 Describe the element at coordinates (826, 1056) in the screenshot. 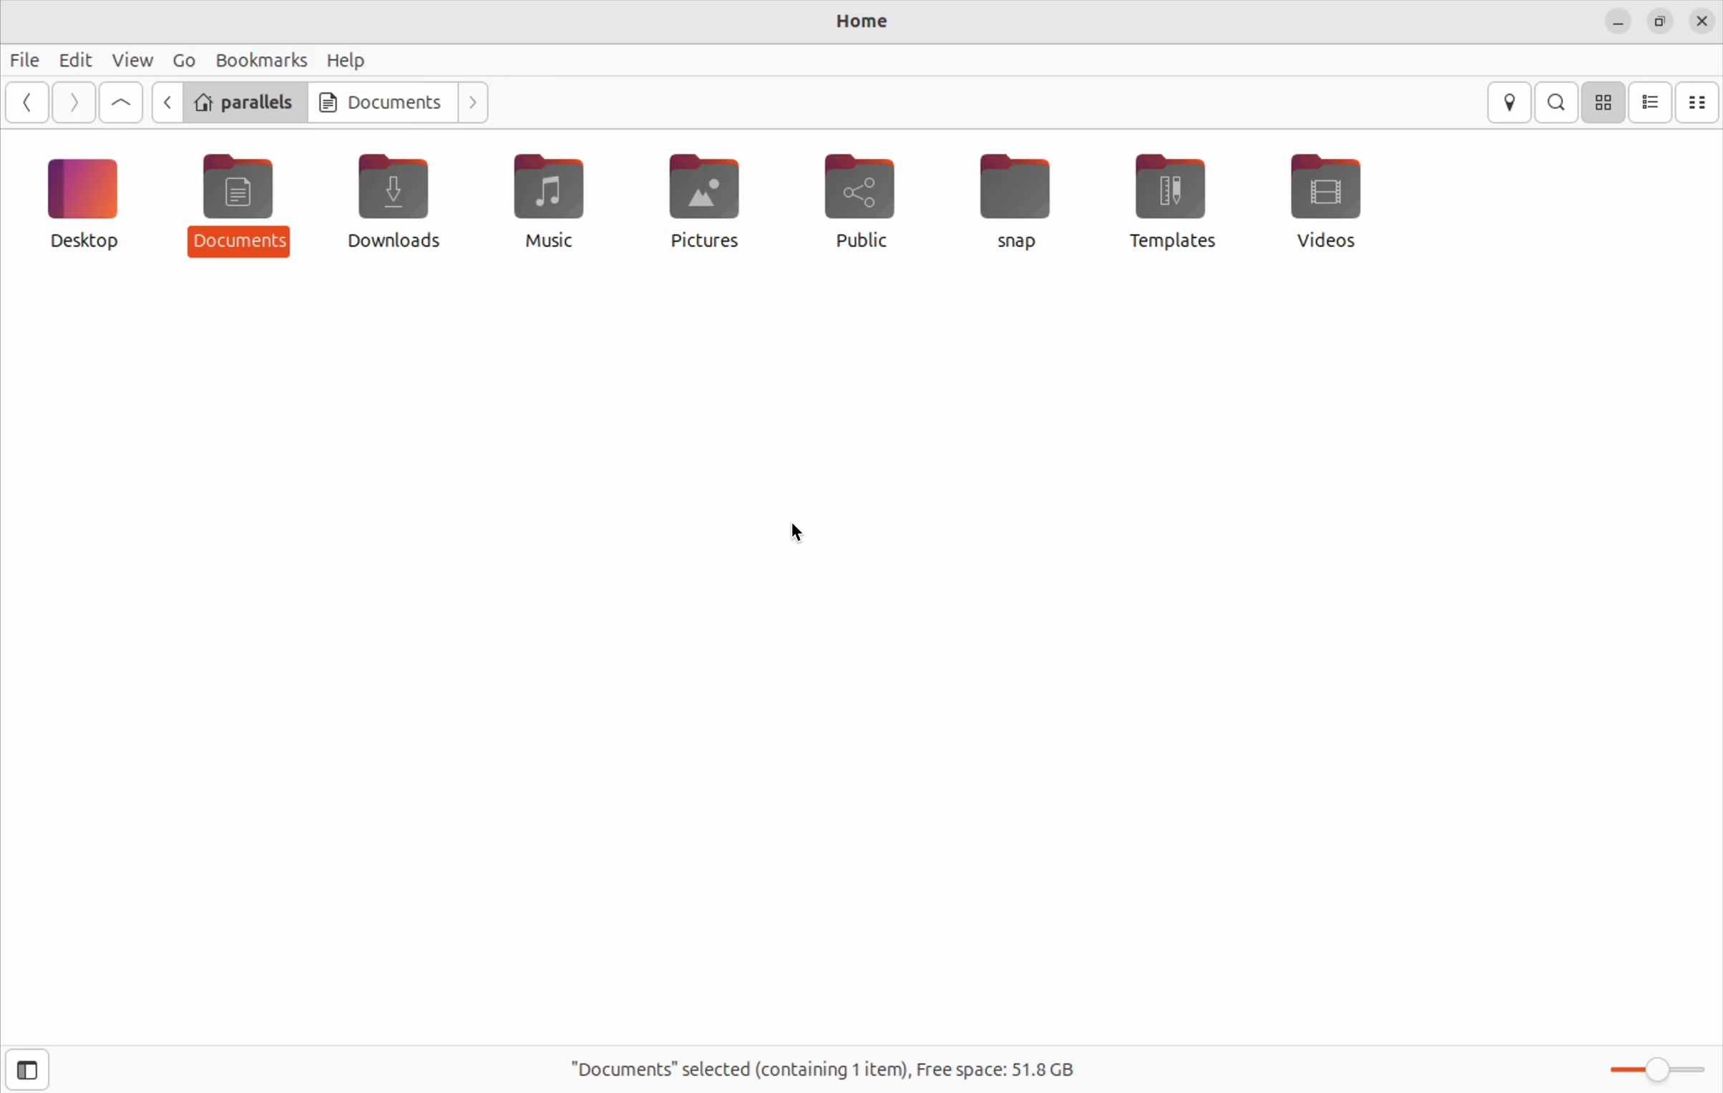

I see `"Documents" selected (containing 1 item) Free space: 51.8 GB` at that location.